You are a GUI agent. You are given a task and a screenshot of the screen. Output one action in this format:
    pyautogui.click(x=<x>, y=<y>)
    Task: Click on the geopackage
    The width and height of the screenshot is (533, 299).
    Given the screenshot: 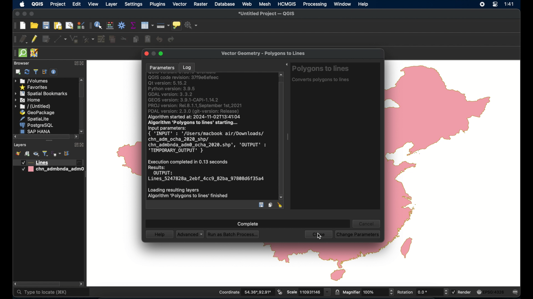 What is the action you would take?
    pyautogui.click(x=38, y=113)
    